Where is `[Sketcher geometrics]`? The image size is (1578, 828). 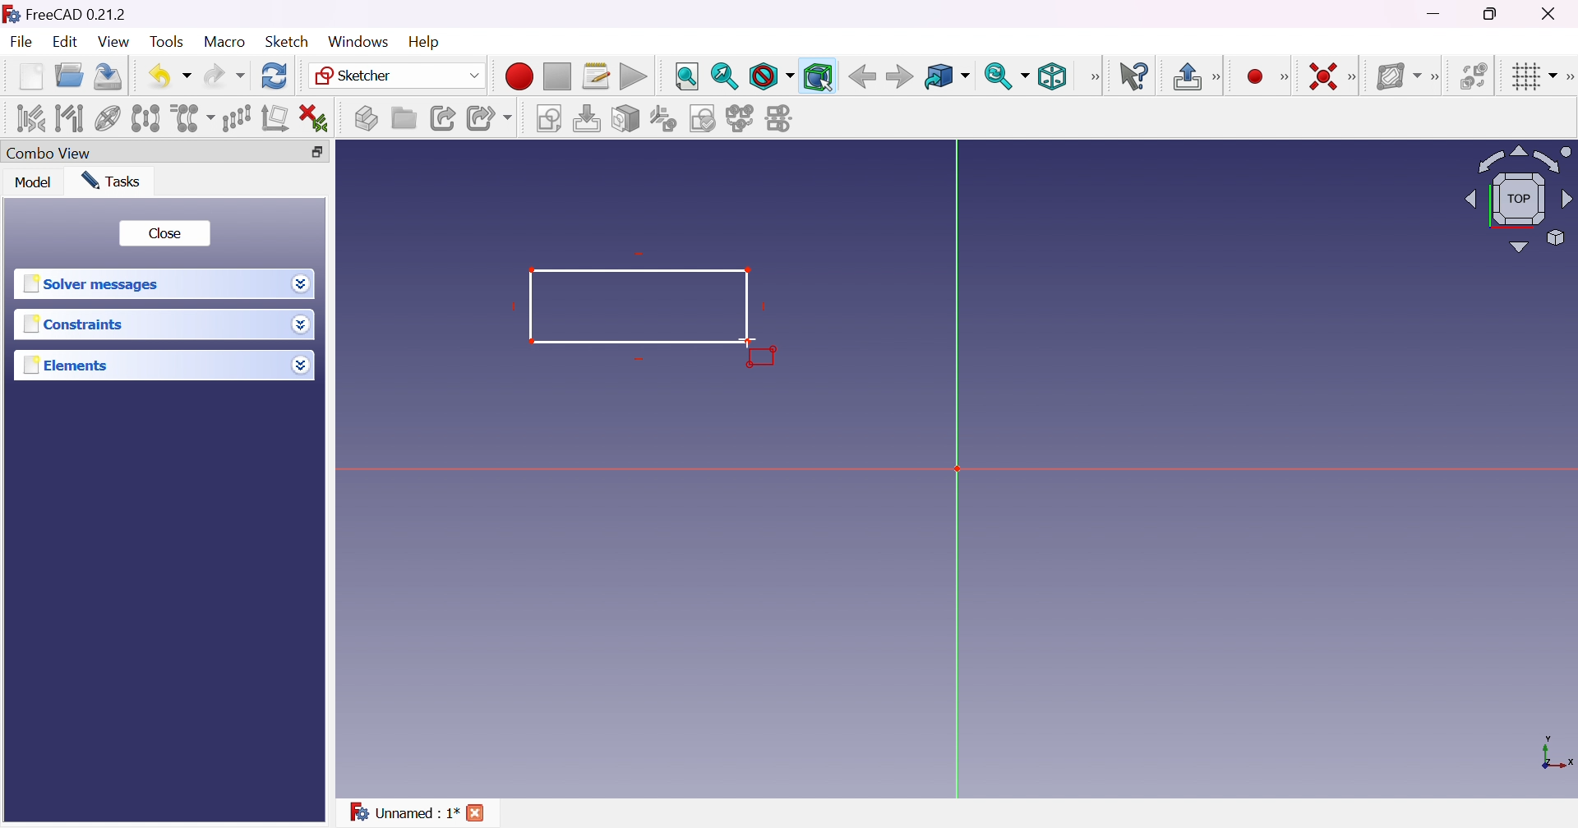
[Sketcher geometrics] is located at coordinates (1285, 75).